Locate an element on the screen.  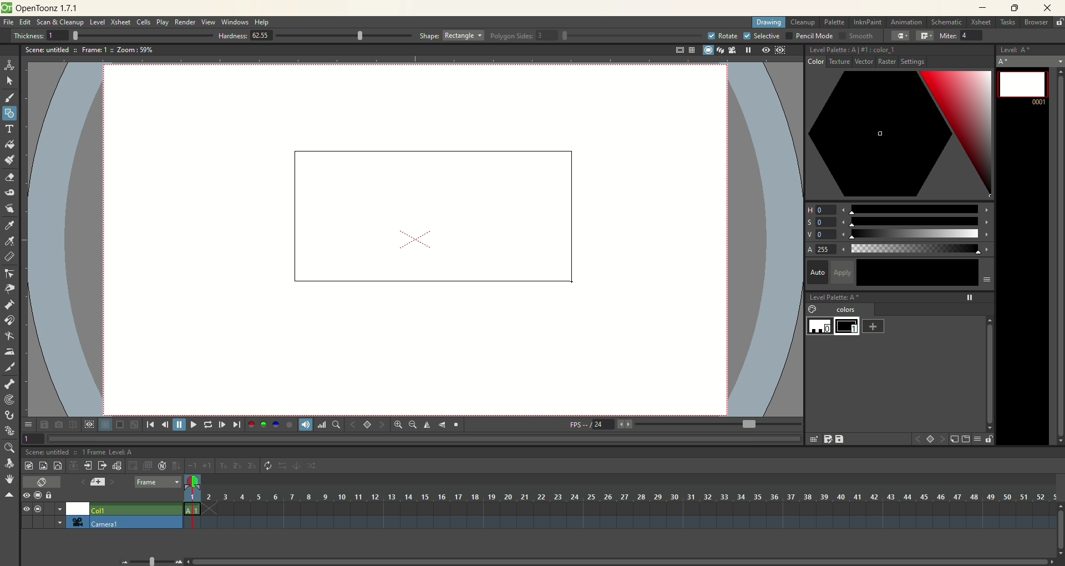
color 0 and 1 is located at coordinates (835, 327).